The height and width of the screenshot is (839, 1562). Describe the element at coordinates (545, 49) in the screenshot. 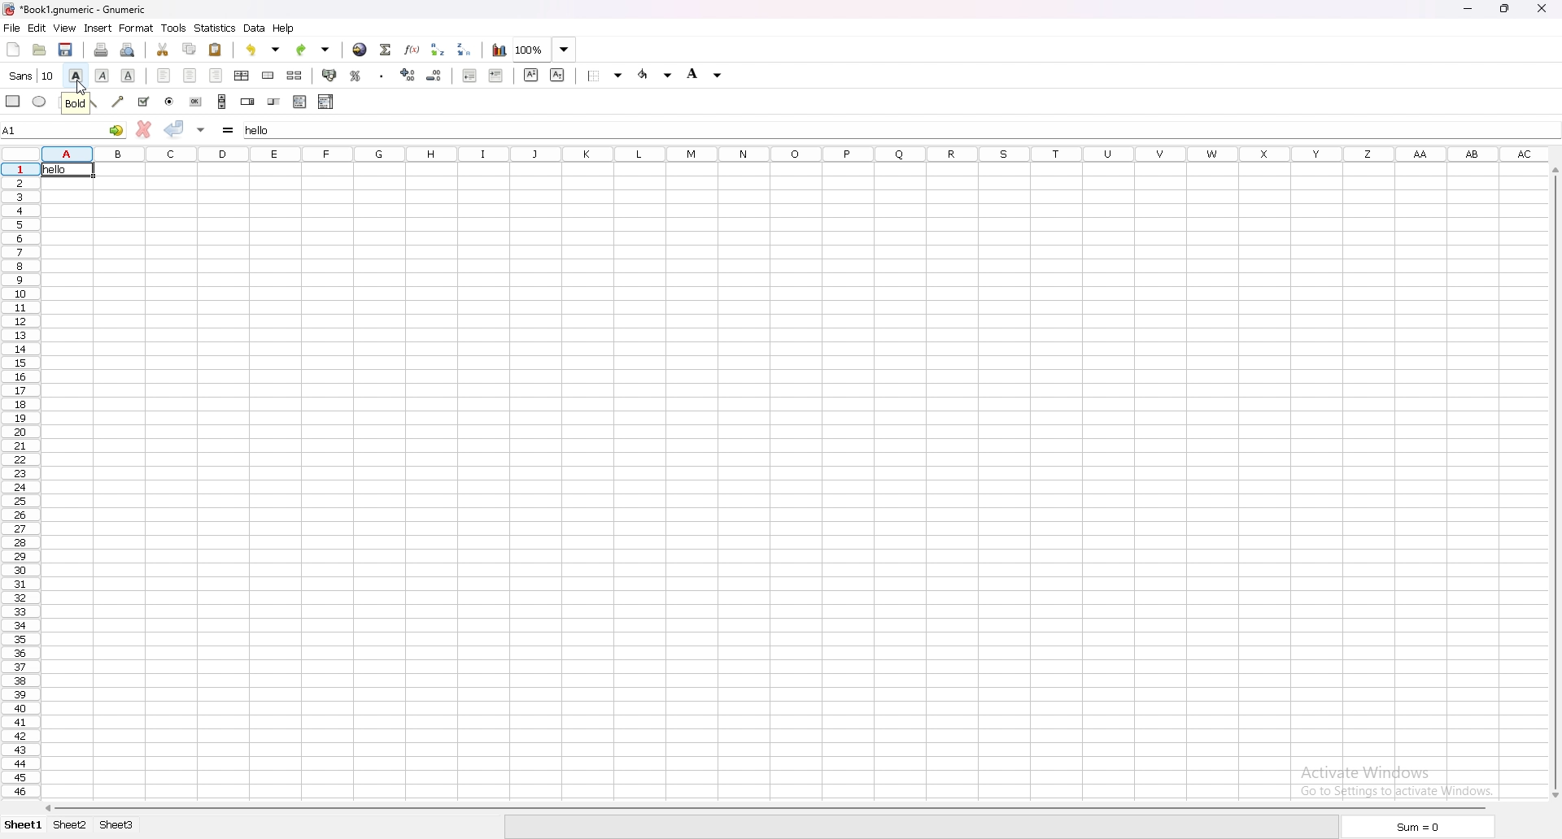

I see `zoom` at that location.